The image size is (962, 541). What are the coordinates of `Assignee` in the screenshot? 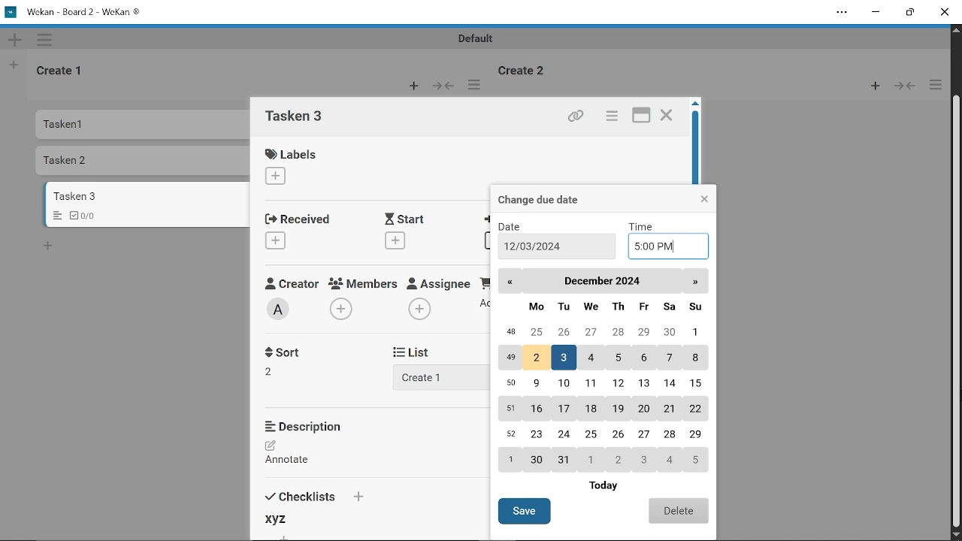 It's located at (439, 282).